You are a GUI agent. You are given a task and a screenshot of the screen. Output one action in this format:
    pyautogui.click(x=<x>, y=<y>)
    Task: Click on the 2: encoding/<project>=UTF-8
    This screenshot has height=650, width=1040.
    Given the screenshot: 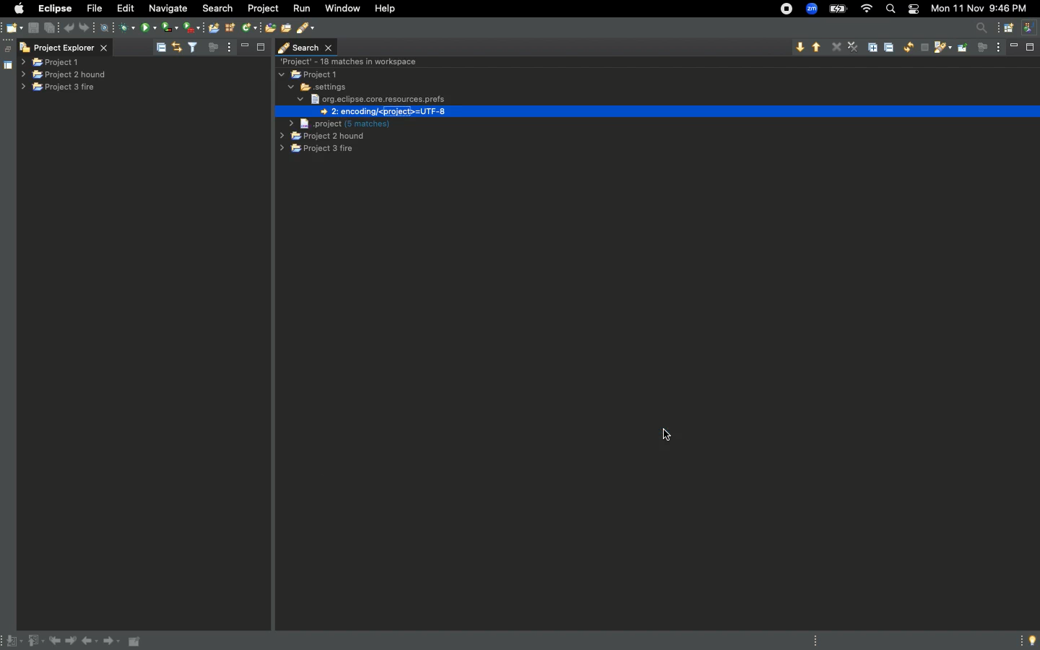 What is the action you would take?
    pyautogui.click(x=379, y=111)
    